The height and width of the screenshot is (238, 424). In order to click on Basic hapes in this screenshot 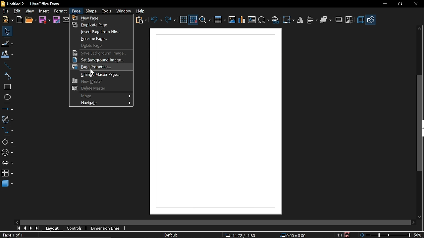, I will do `click(371, 20)`.